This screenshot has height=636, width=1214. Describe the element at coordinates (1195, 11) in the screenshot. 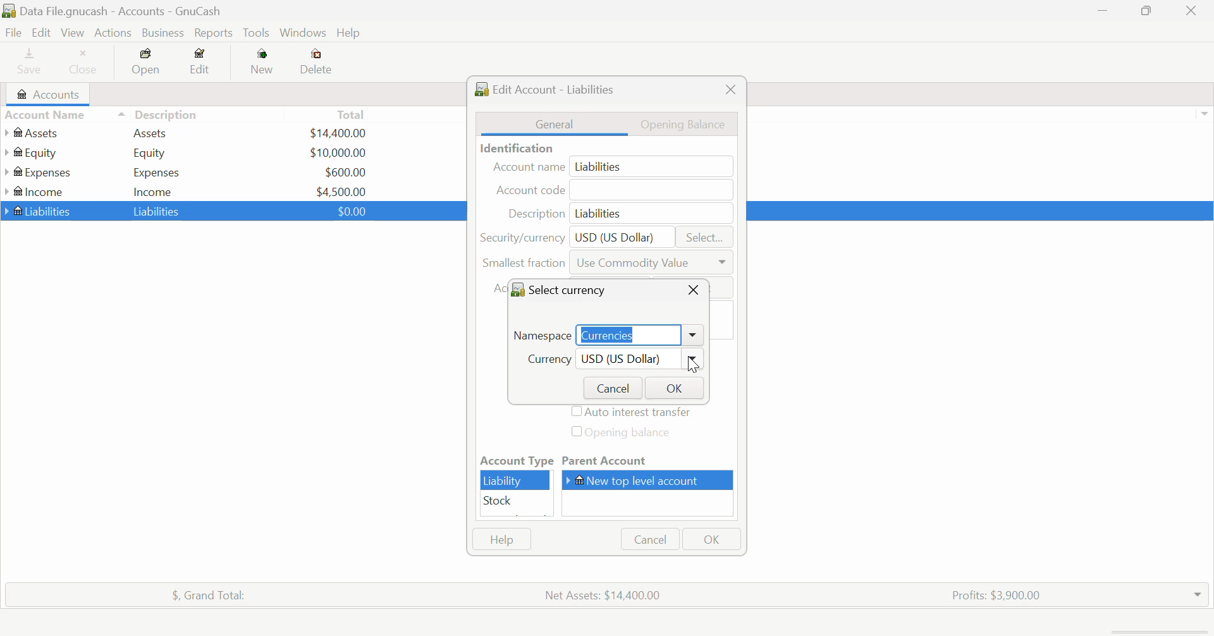

I see `Close Window` at that location.